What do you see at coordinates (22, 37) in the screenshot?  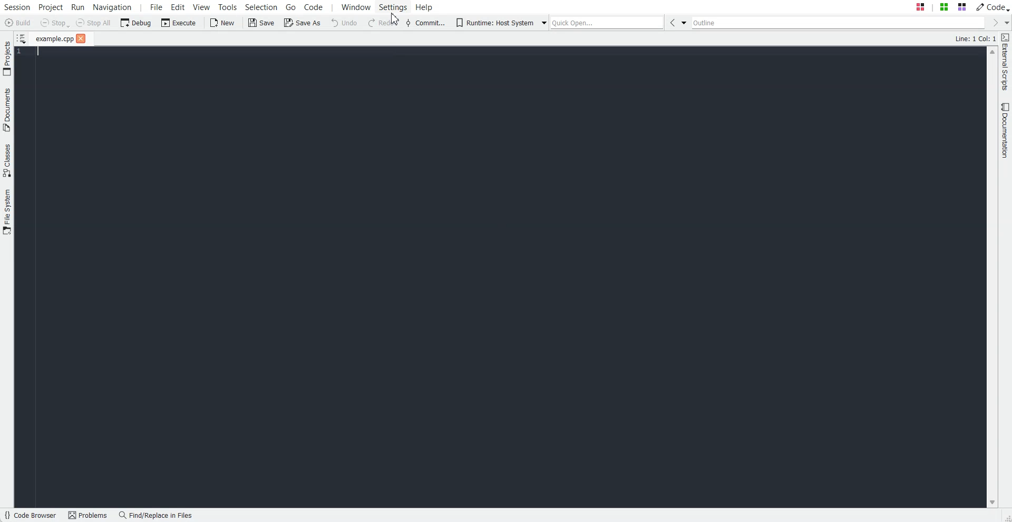 I see `Show sorted list` at bounding box center [22, 37].